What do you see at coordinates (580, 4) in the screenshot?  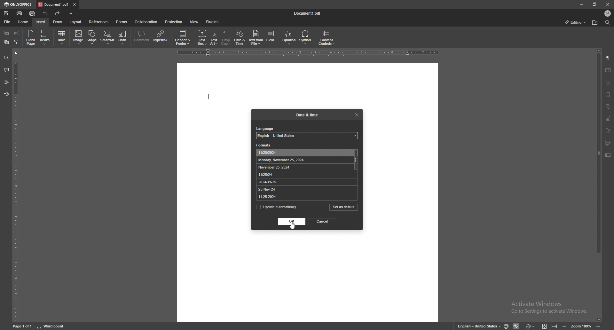 I see `minimize` at bounding box center [580, 4].